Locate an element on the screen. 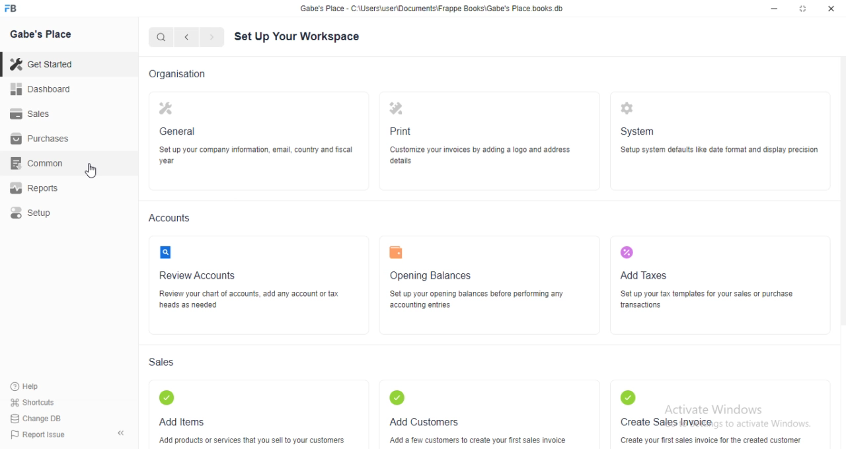 This screenshot has width=846, height=449. Close is located at coordinates (829, 9).